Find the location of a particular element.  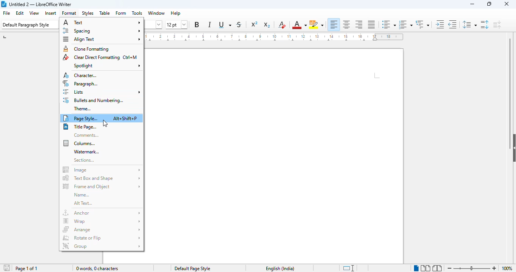

align text is located at coordinates (102, 39).